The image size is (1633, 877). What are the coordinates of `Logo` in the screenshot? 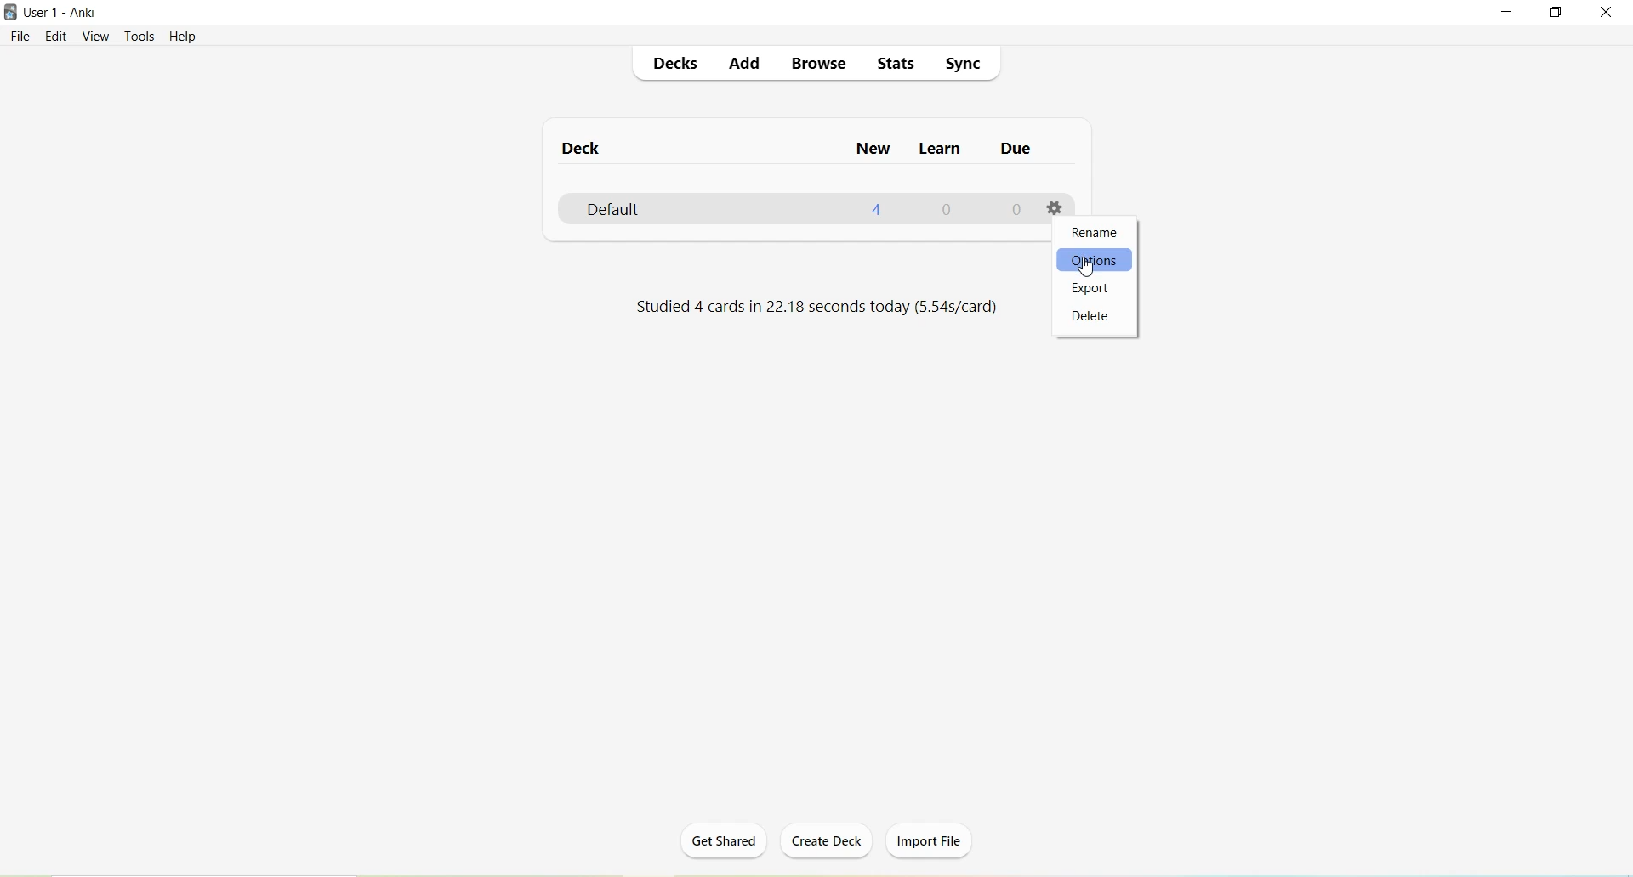 It's located at (10, 13).